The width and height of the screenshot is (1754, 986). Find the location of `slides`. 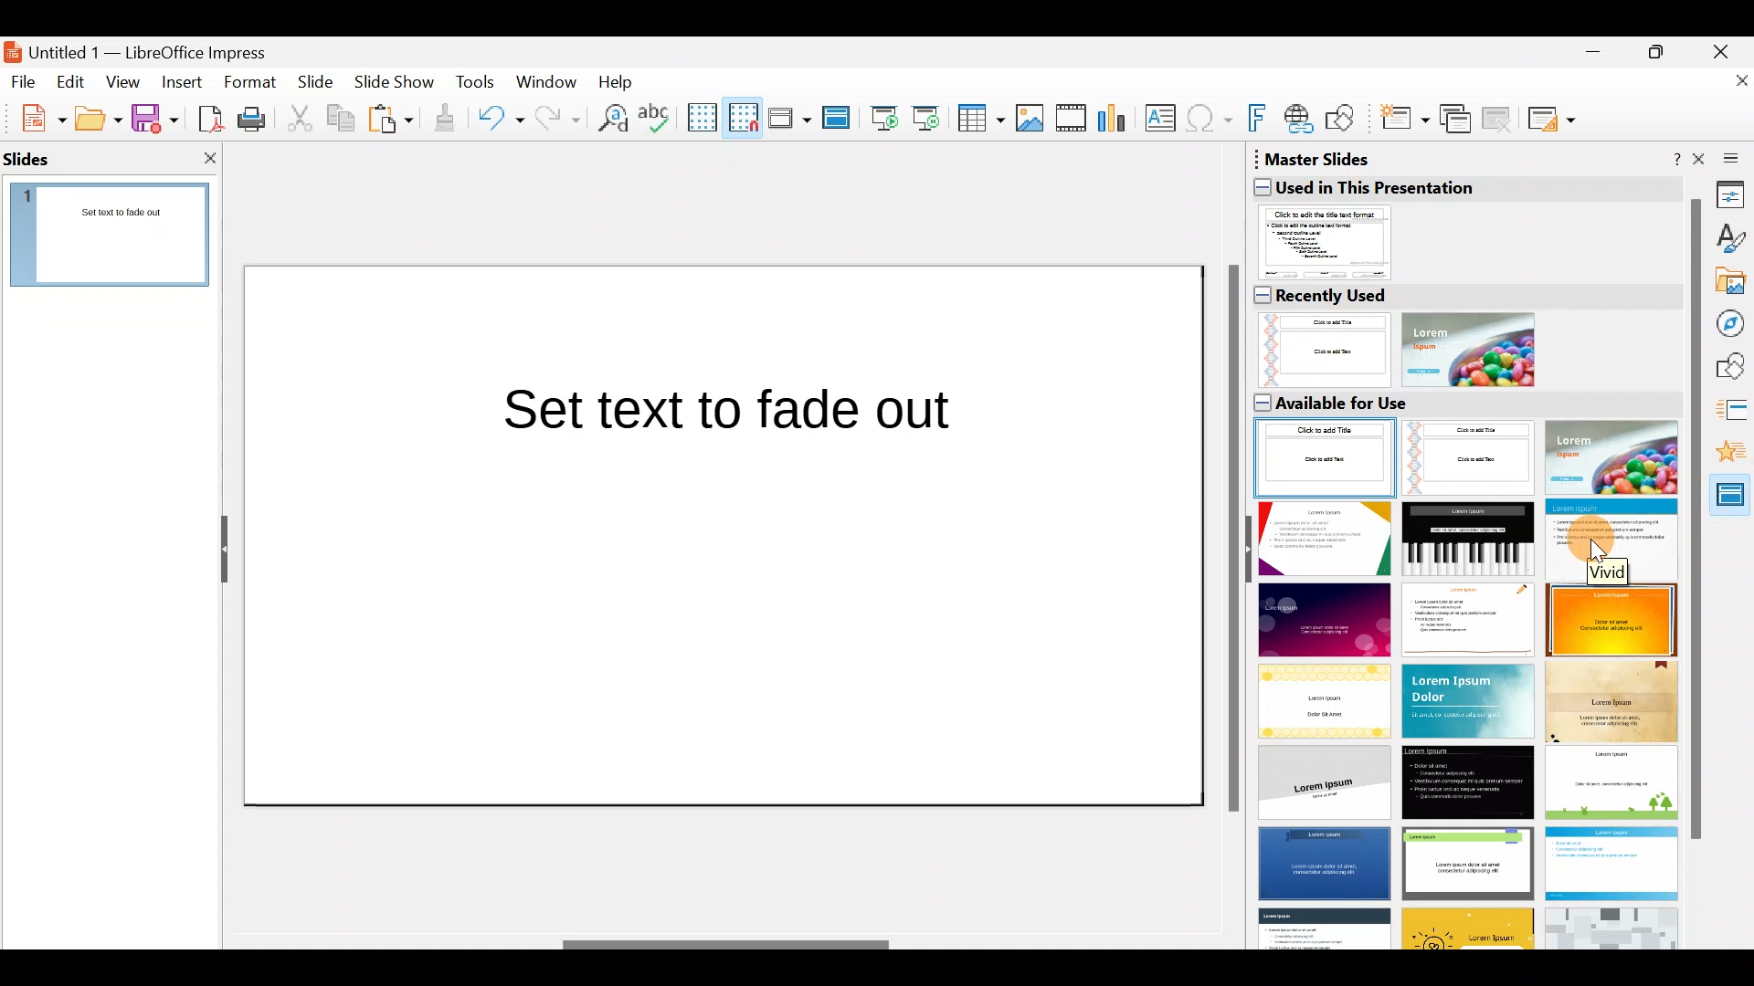

slides is located at coordinates (34, 159).